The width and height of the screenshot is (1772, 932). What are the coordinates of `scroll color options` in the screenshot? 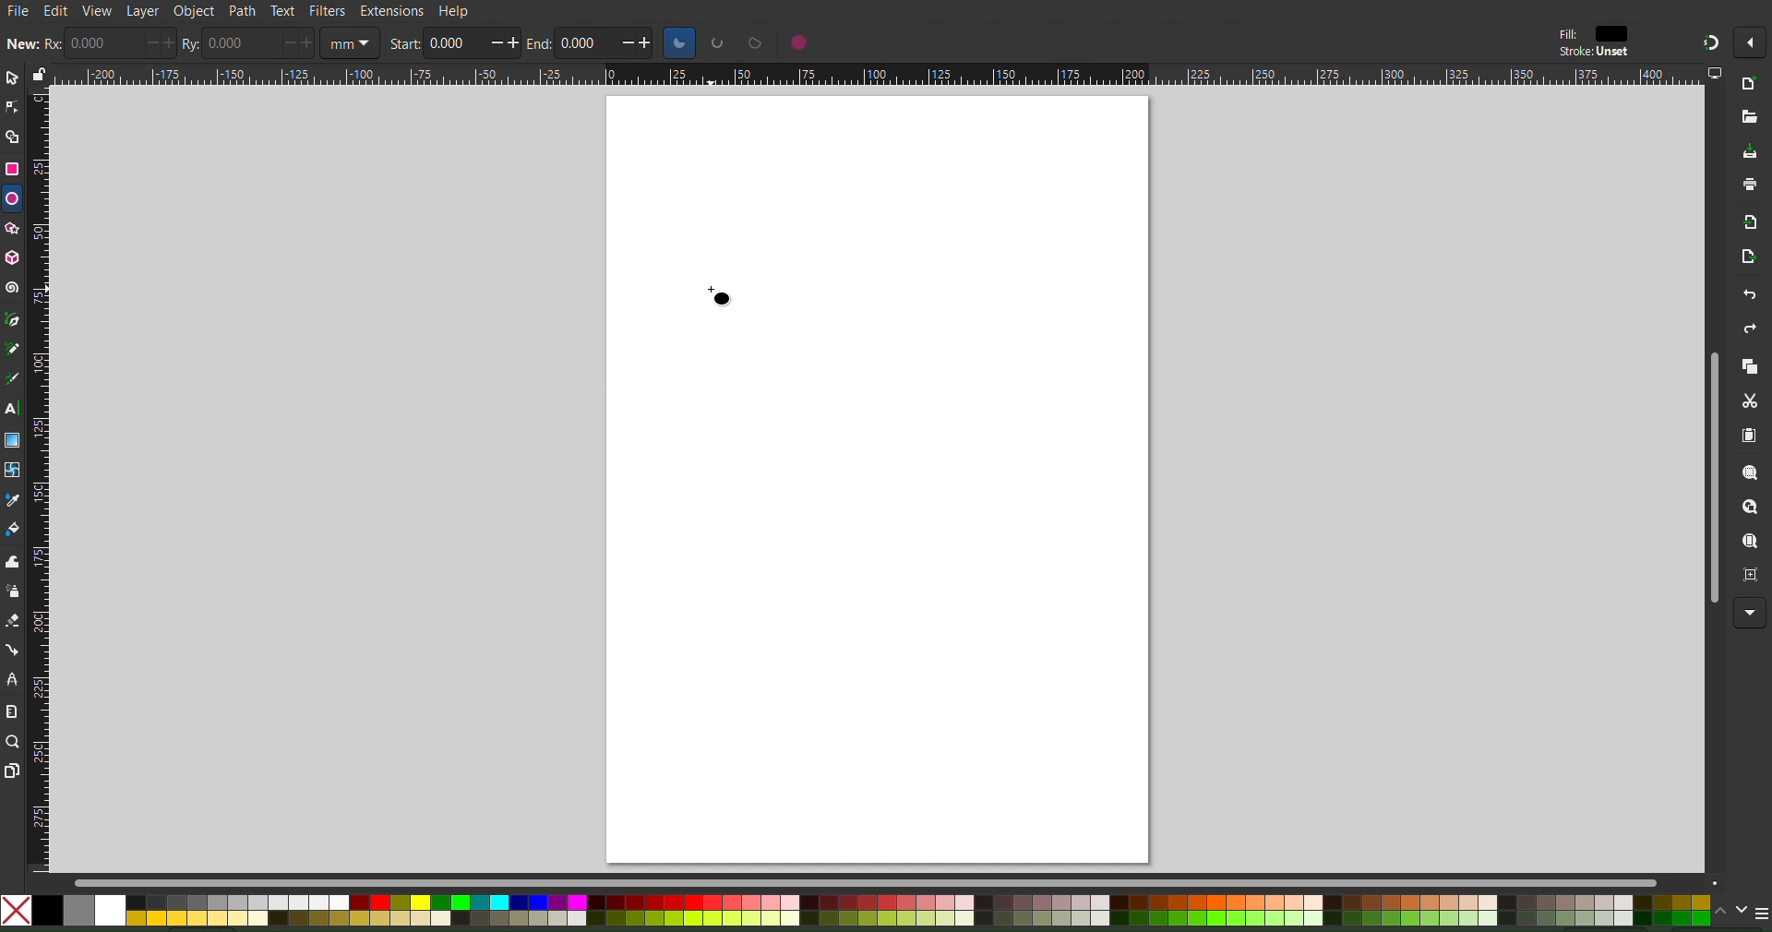 It's located at (1730, 915).